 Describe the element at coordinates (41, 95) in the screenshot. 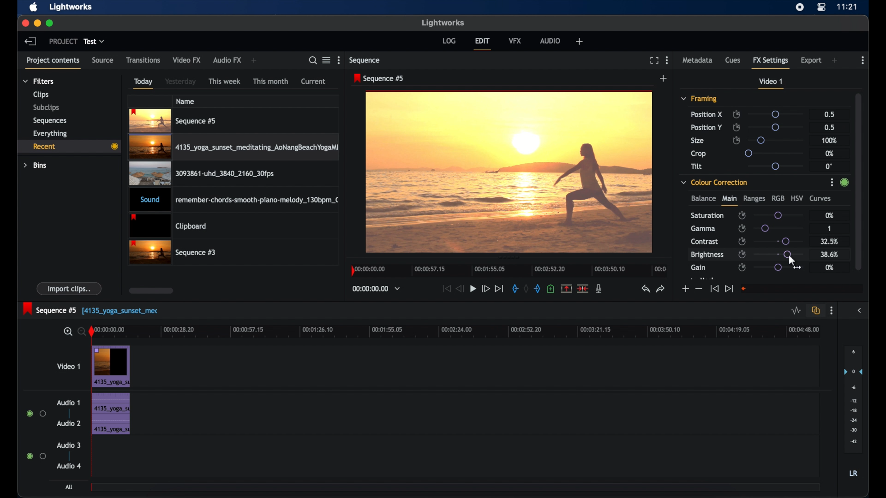

I see `clips` at that location.